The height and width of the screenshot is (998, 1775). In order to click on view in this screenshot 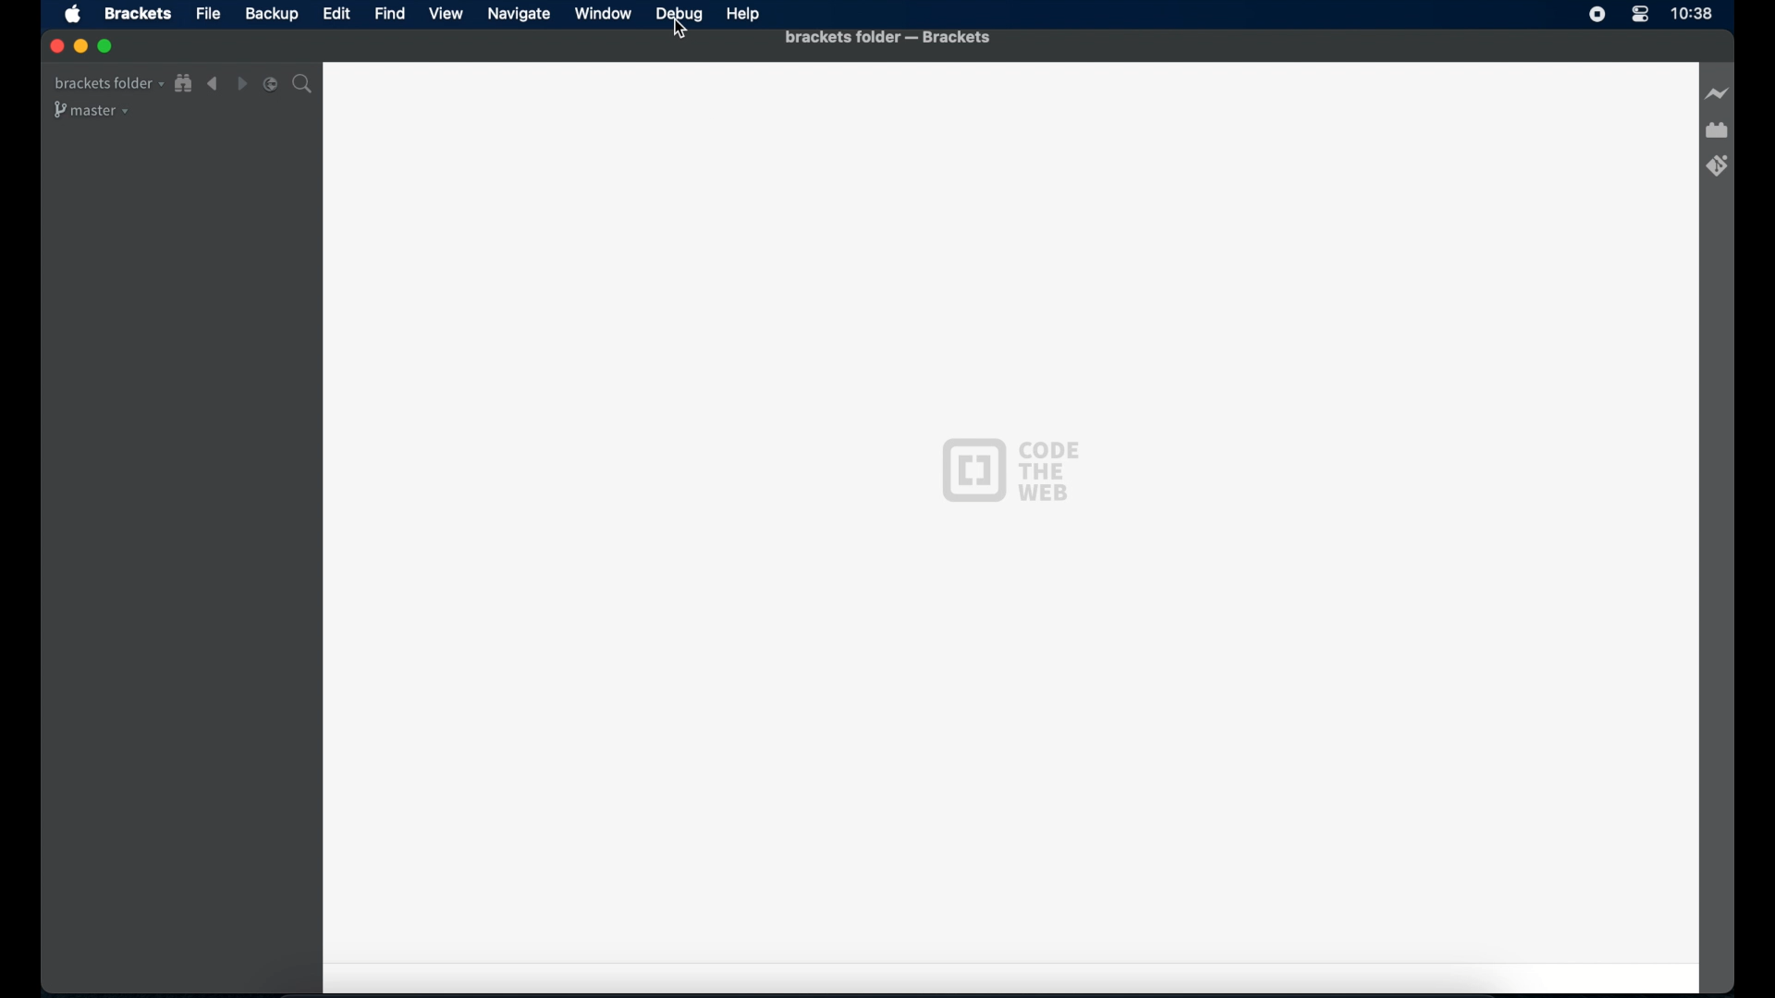, I will do `click(447, 14)`.